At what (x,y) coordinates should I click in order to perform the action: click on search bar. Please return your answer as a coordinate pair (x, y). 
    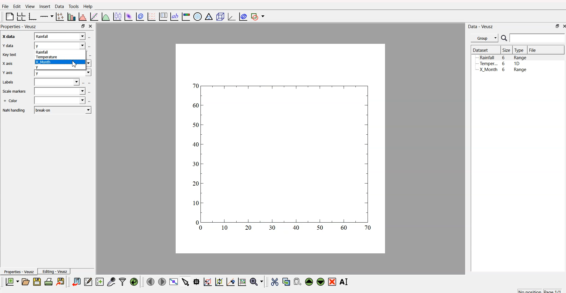
    Looking at the image, I should click on (538, 39).